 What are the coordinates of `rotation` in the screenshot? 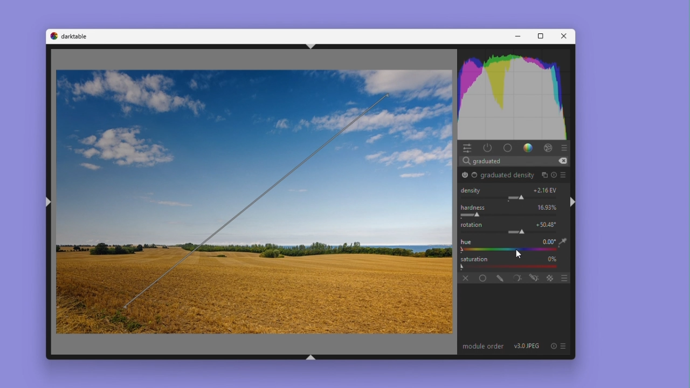 It's located at (473, 225).